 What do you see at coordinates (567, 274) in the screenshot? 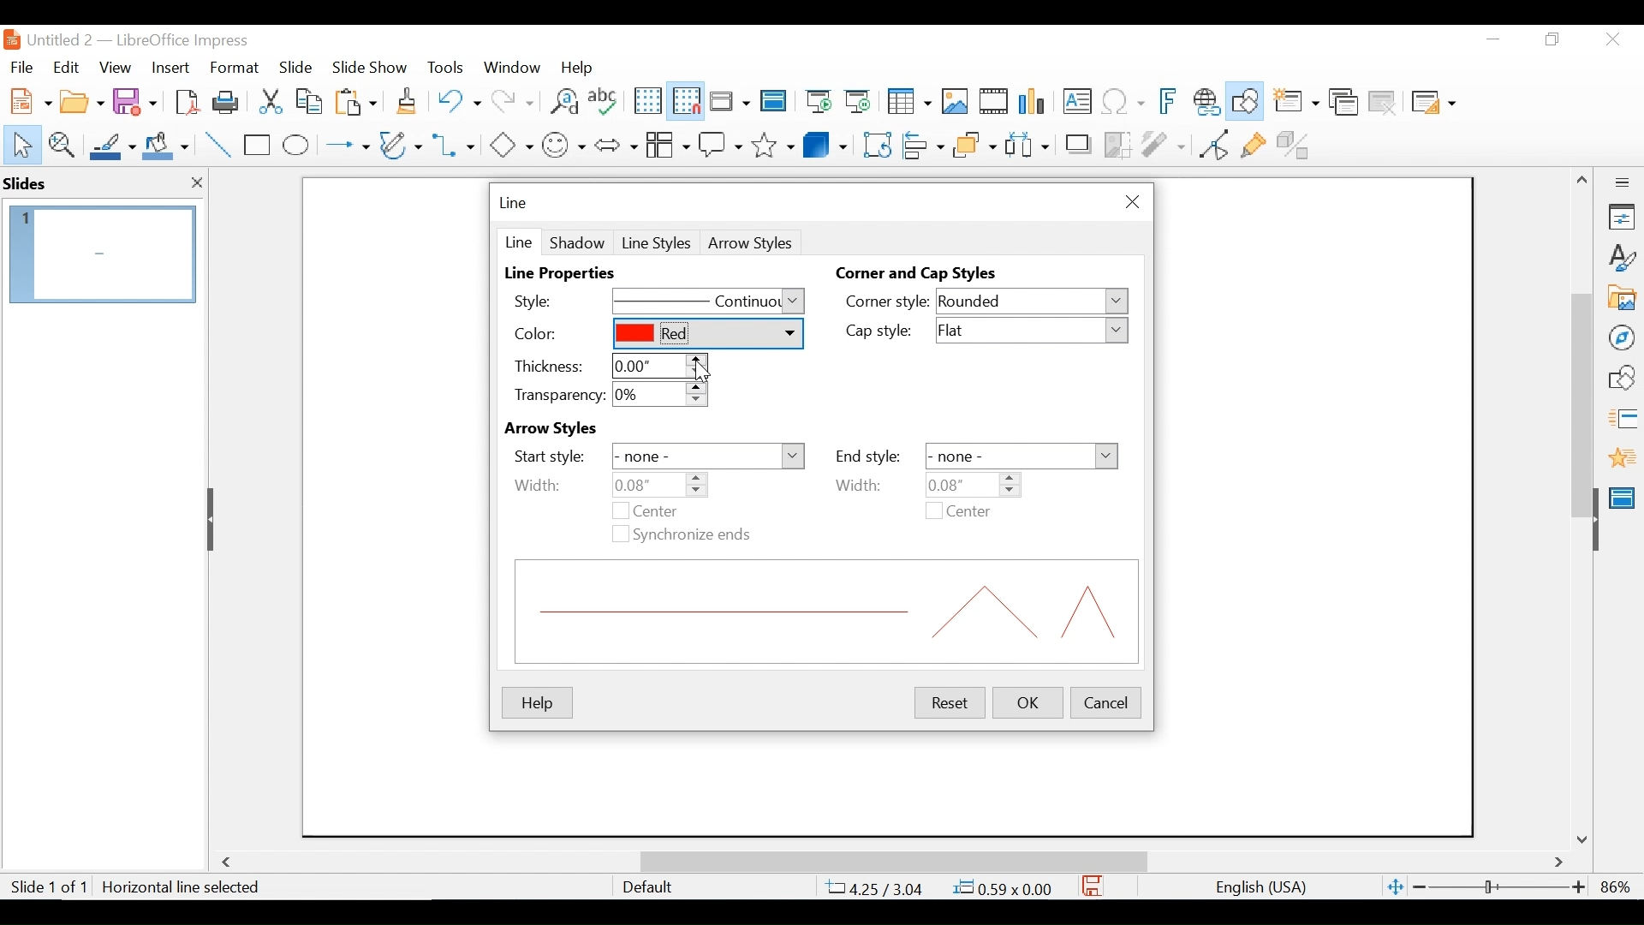
I see `Line Properties` at bounding box center [567, 274].